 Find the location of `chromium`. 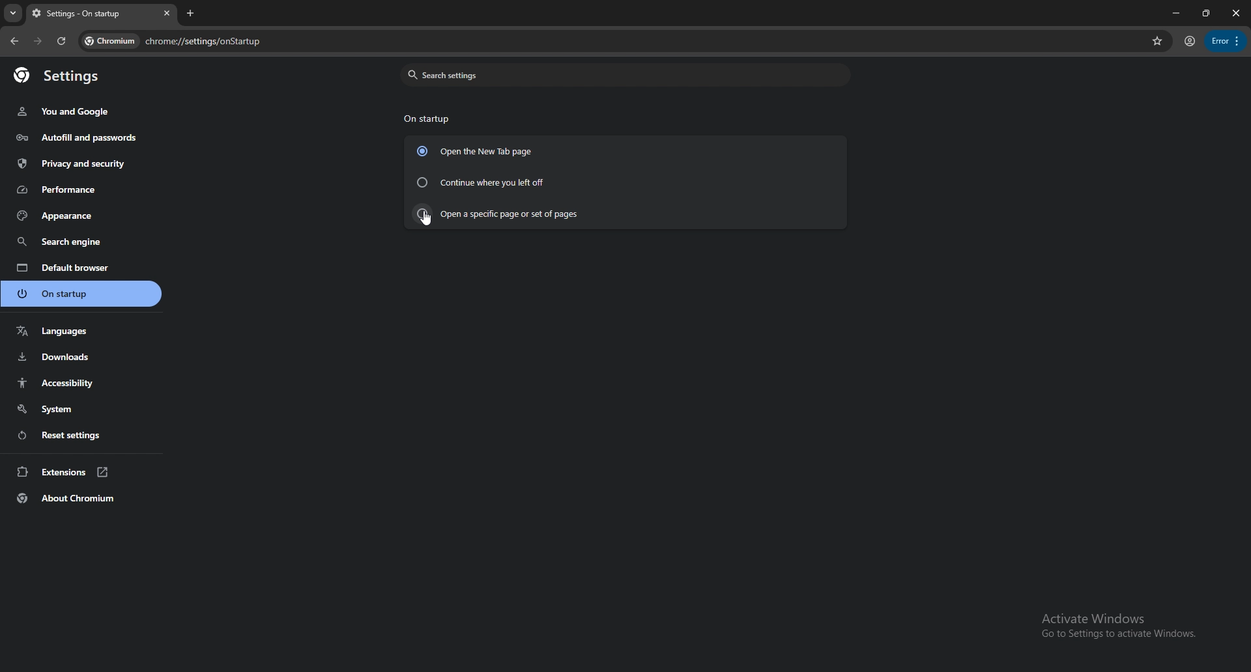

chromium is located at coordinates (110, 41).